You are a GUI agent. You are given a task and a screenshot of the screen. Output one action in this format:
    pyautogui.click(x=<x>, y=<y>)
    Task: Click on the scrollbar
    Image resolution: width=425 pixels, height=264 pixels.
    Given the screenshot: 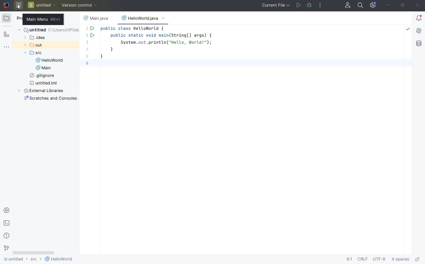 What is the action you would take?
    pyautogui.click(x=34, y=253)
    